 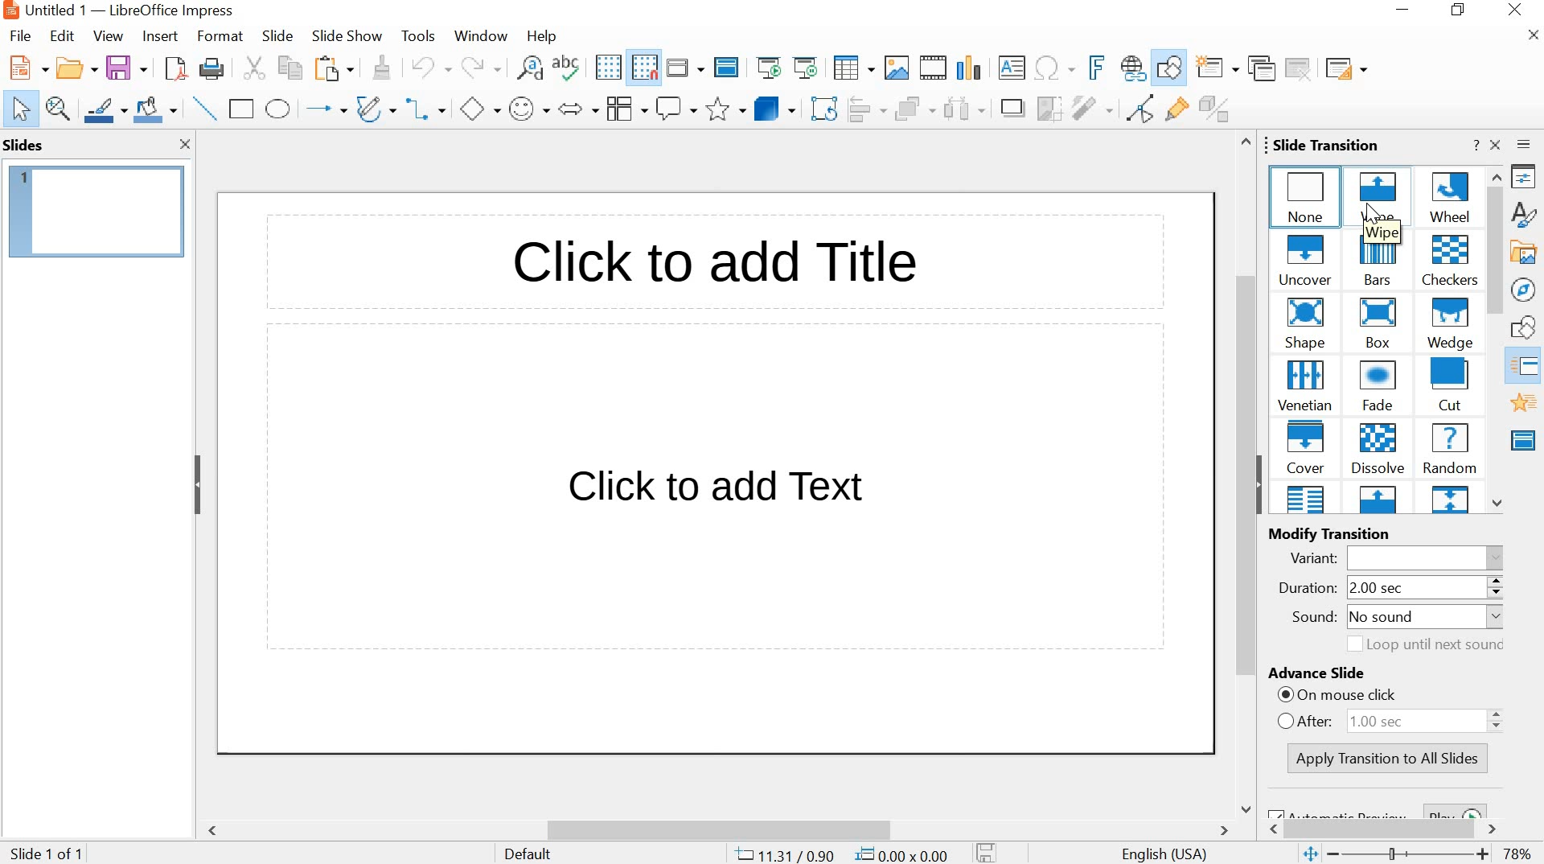 What do you see at coordinates (541, 37) in the screenshot?
I see `HELP` at bounding box center [541, 37].